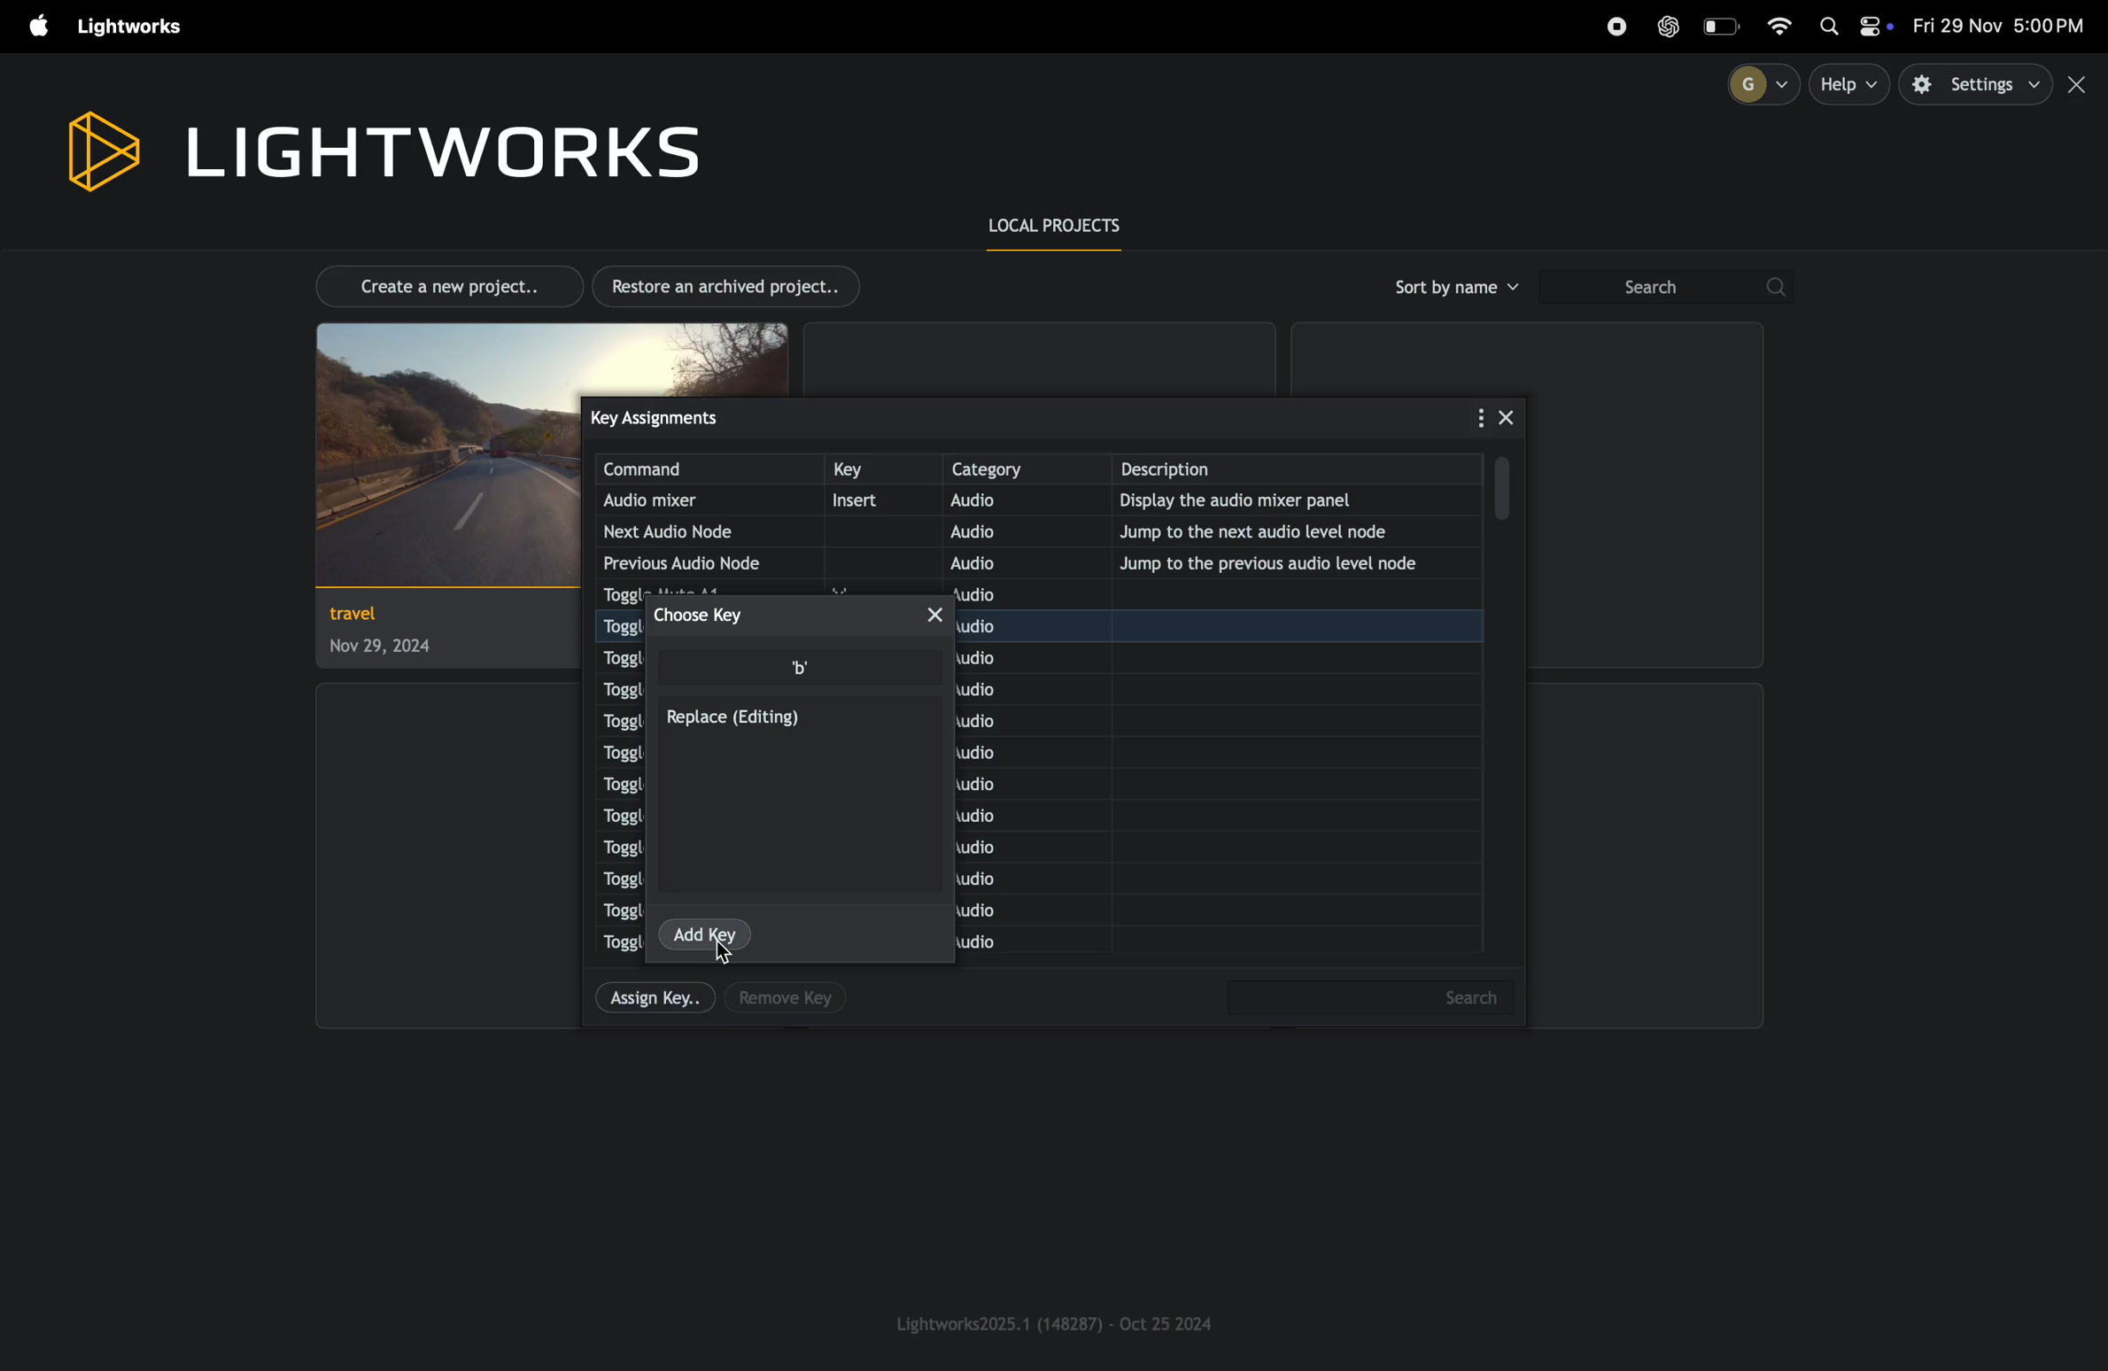 The height and width of the screenshot is (1371, 2108). I want to click on command, so click(708, 469).